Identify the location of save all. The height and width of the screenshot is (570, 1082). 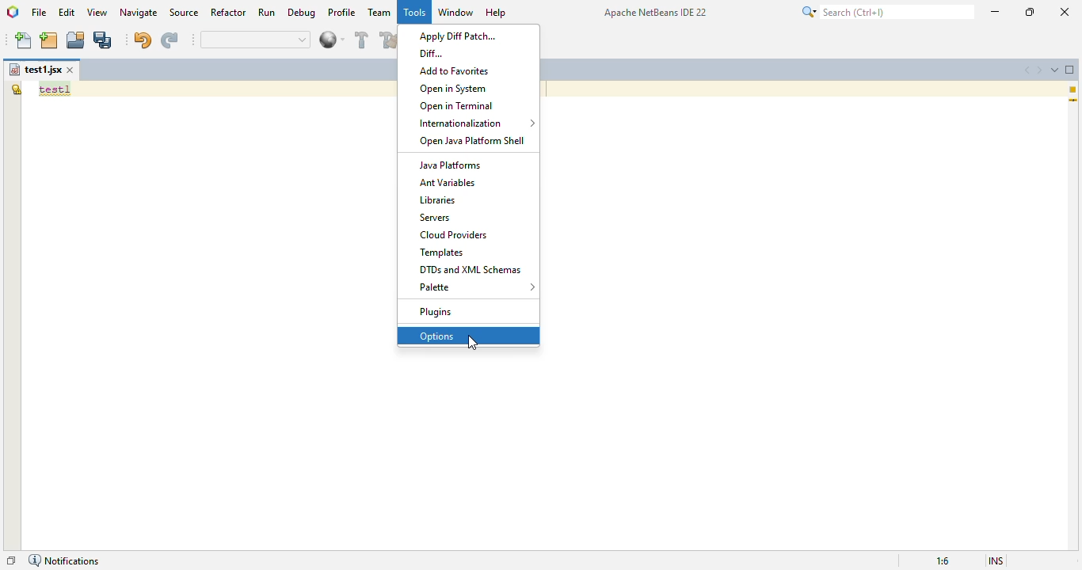
(104, 40).